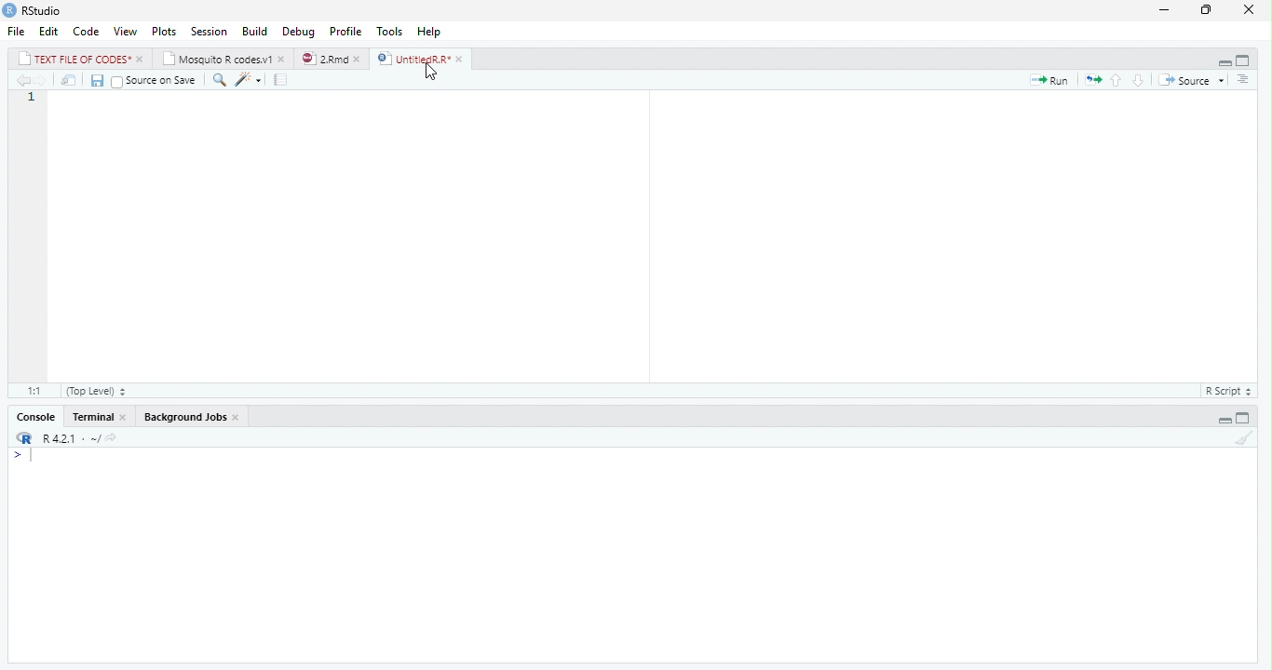  What do you see at coordinates (346, 31) in the screenshot?
I see `Profile` at bounding box center [346, 31].